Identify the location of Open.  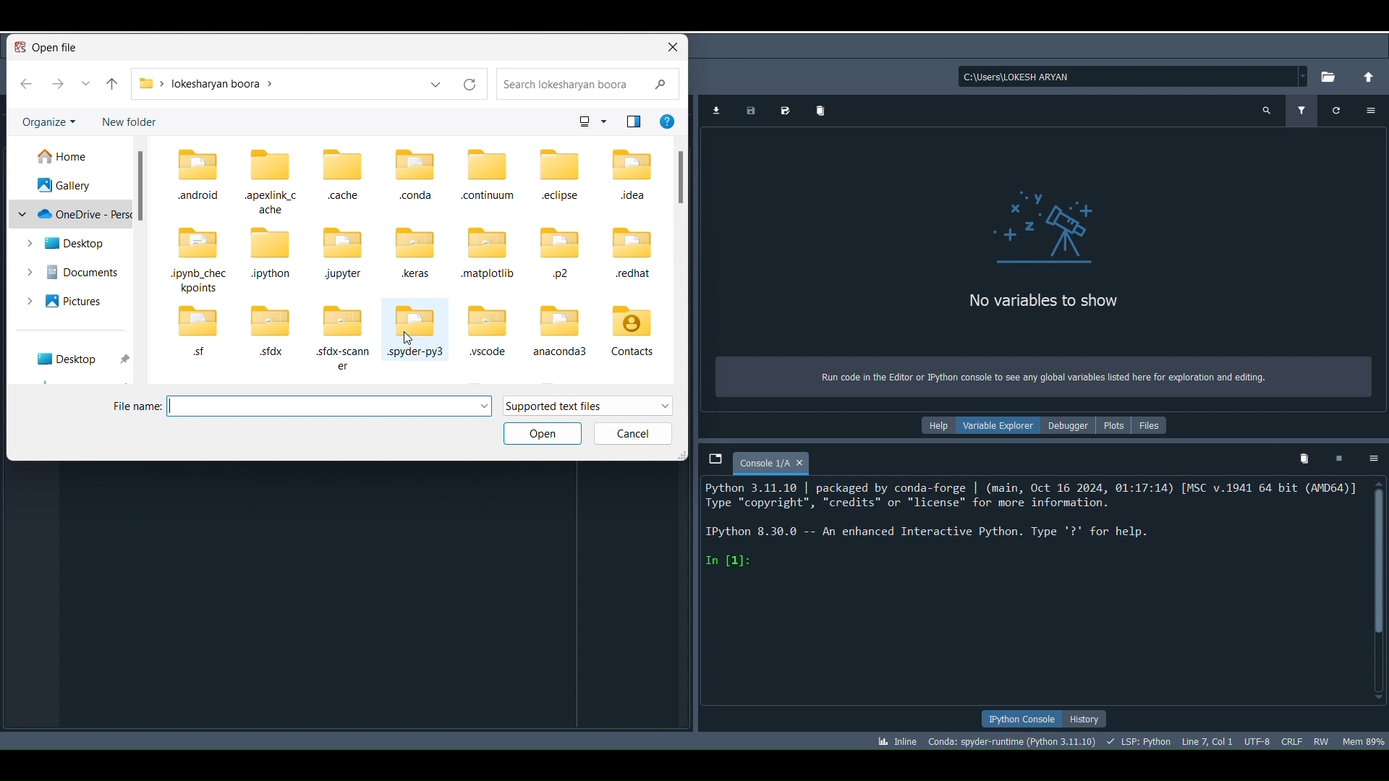
(543, 433).